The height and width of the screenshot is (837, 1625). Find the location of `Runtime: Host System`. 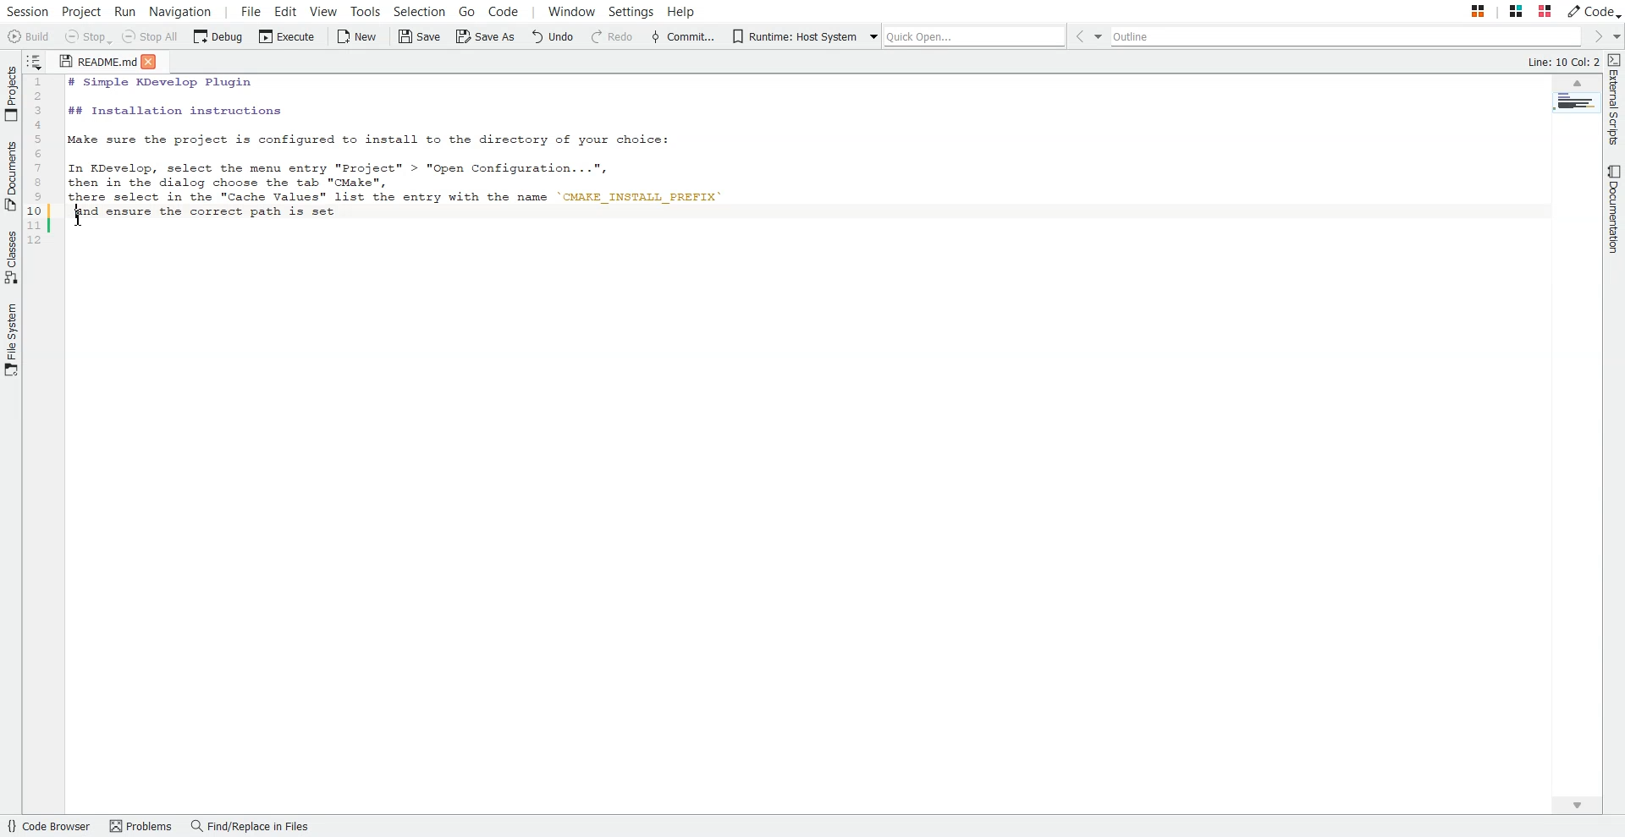

Runtime: Host System is located at coordinates (792, 37).